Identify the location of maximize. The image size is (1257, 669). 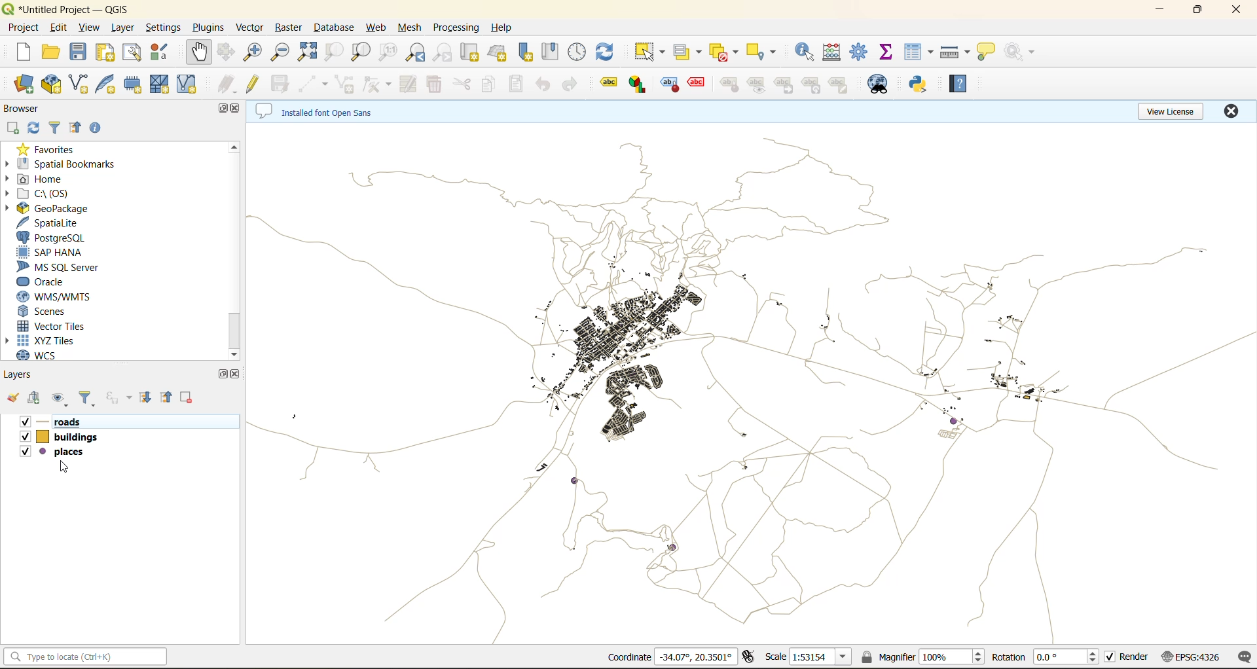
(227, 374).